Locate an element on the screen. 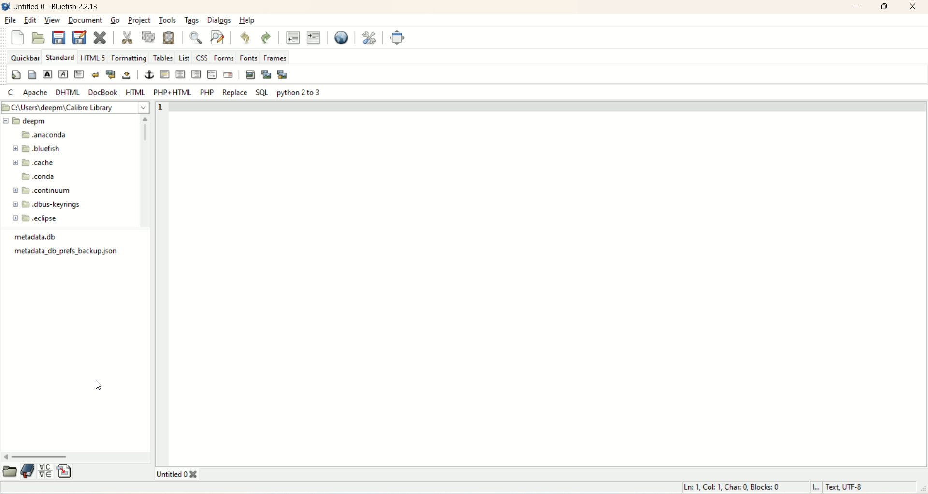 Image resolution: width=928 pixels, height=494 pixels. minimize is located at coordinates (857, 8).